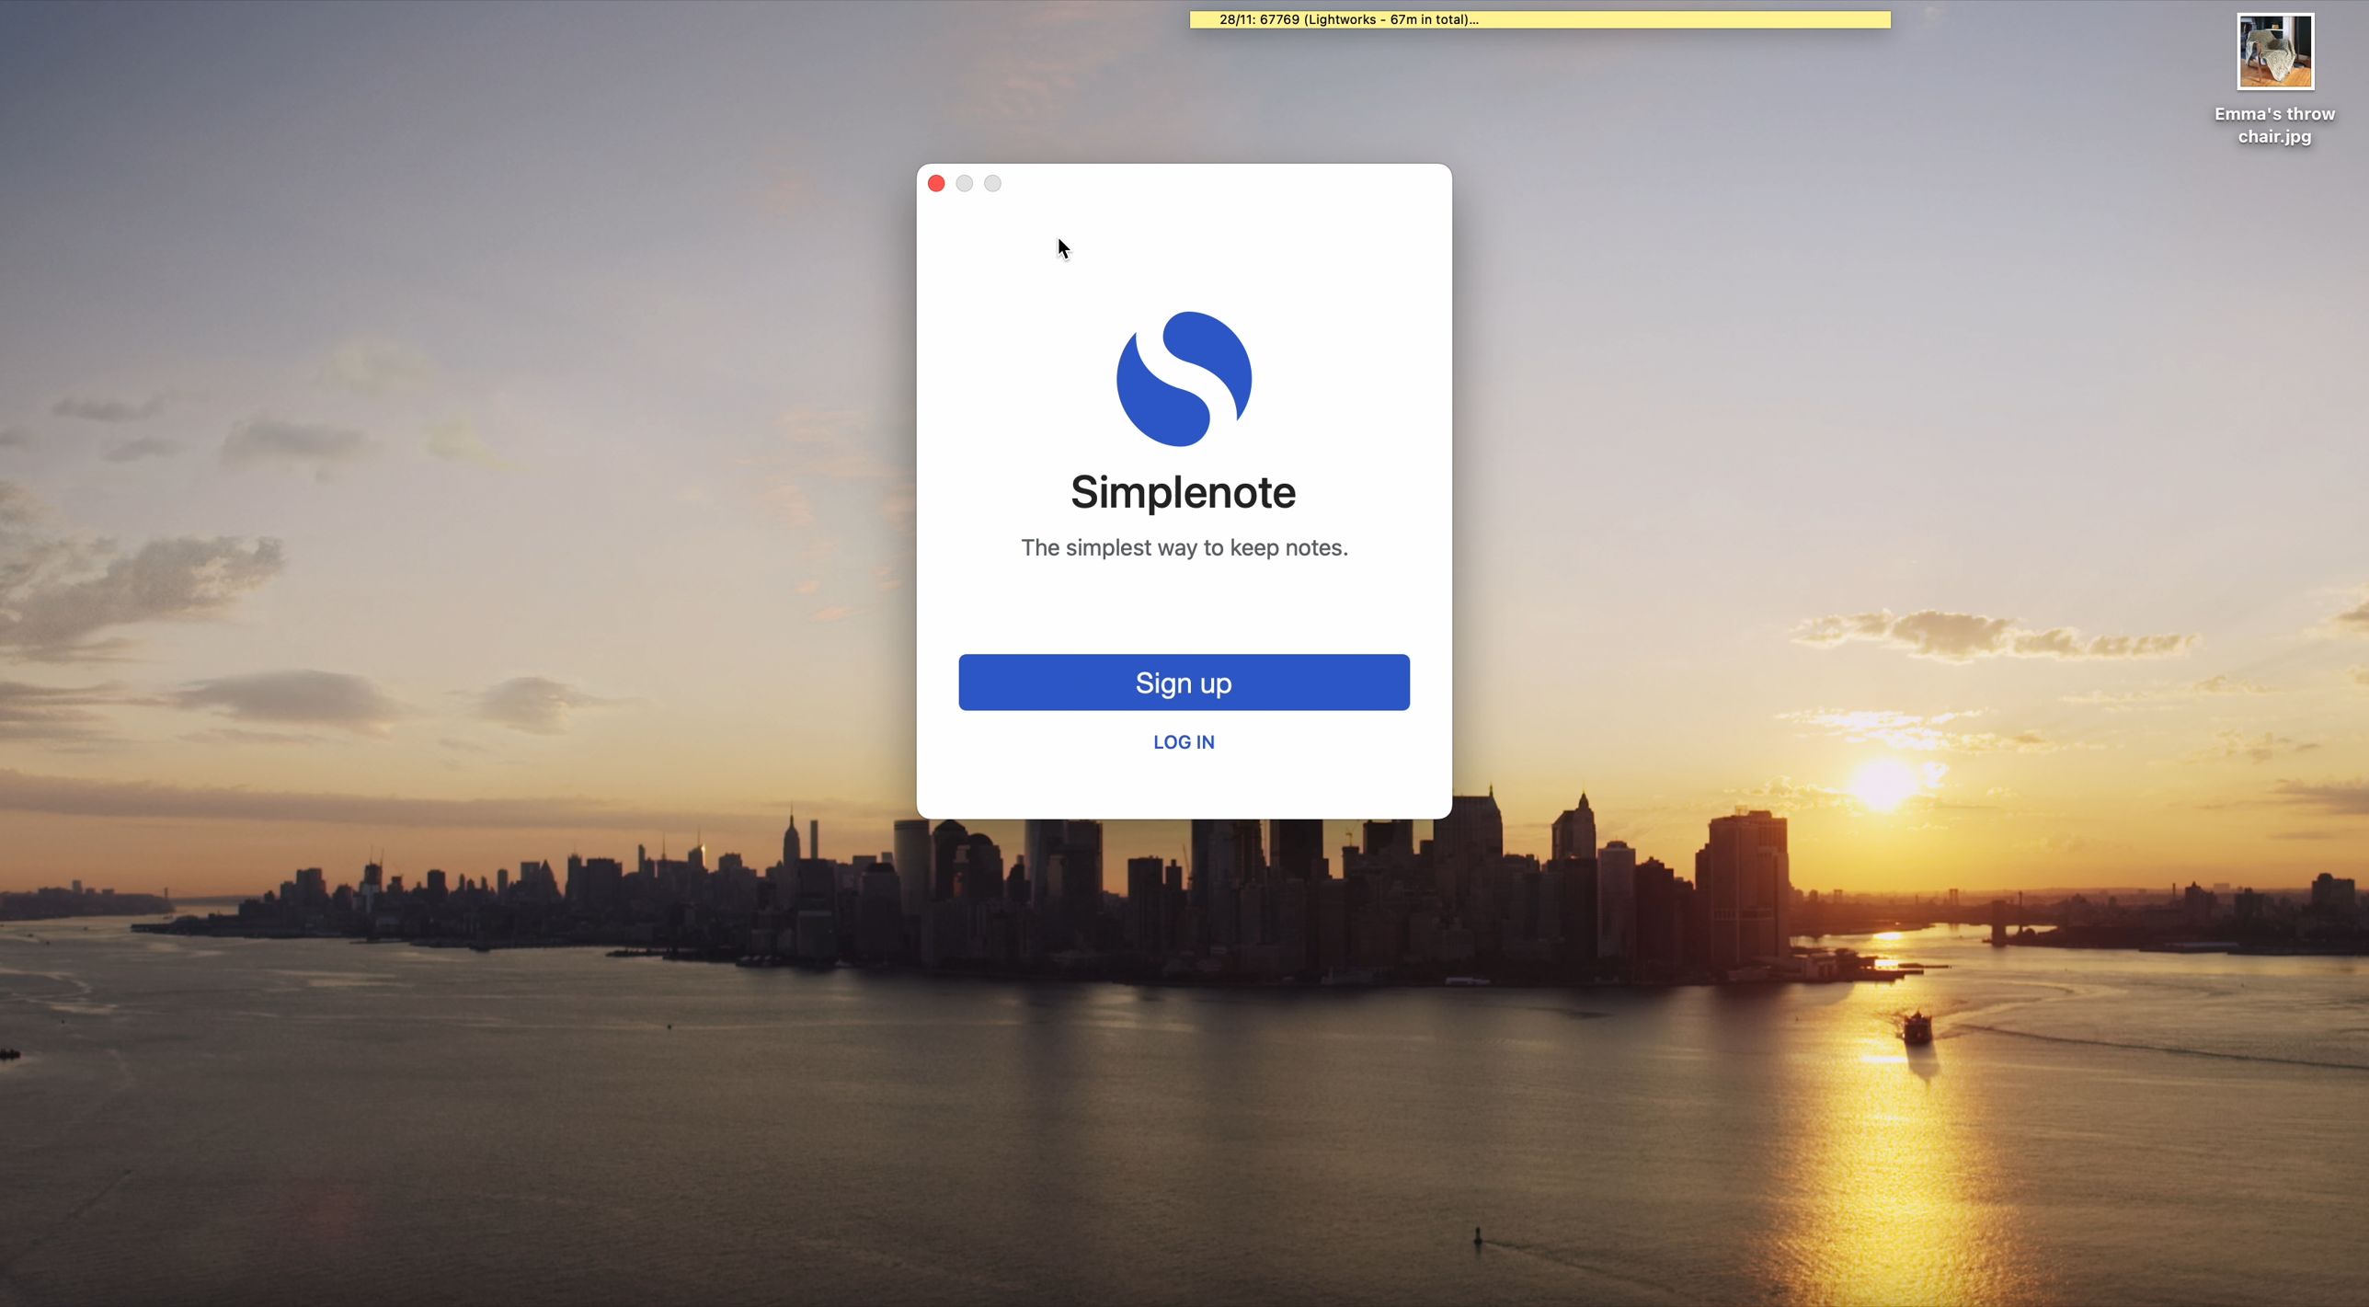  What do you see at coordinates (973, 185) in the screenshot?
I see `minimize popup` at bounding box center [973, 185].